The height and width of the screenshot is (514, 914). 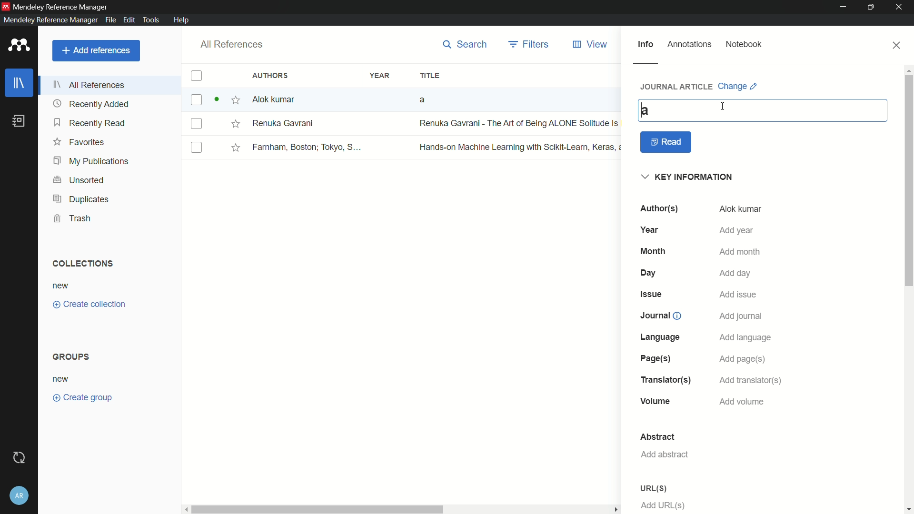 I want to click on view, so click(x=591, y=45).